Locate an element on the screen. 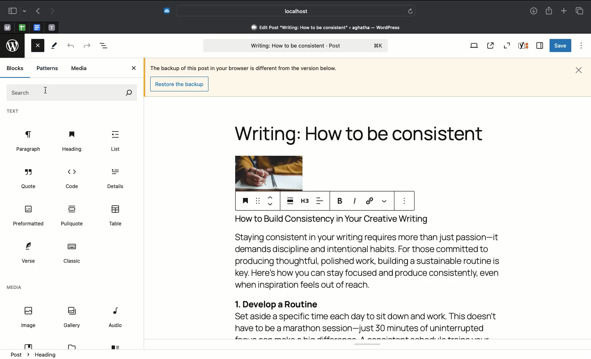 The image size is (591, 359). URL is located at coordinates (369, 201).